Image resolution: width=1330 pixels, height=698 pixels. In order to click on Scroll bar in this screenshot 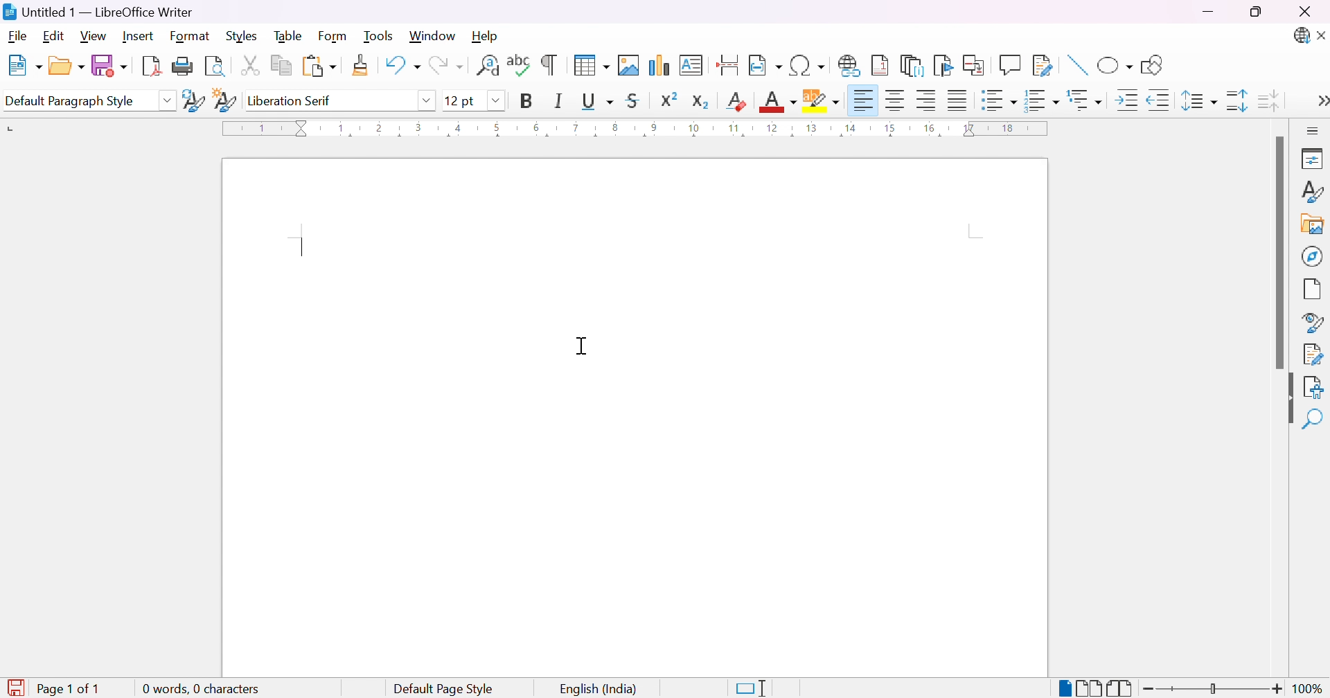, I will do `click(1278, 253)`.